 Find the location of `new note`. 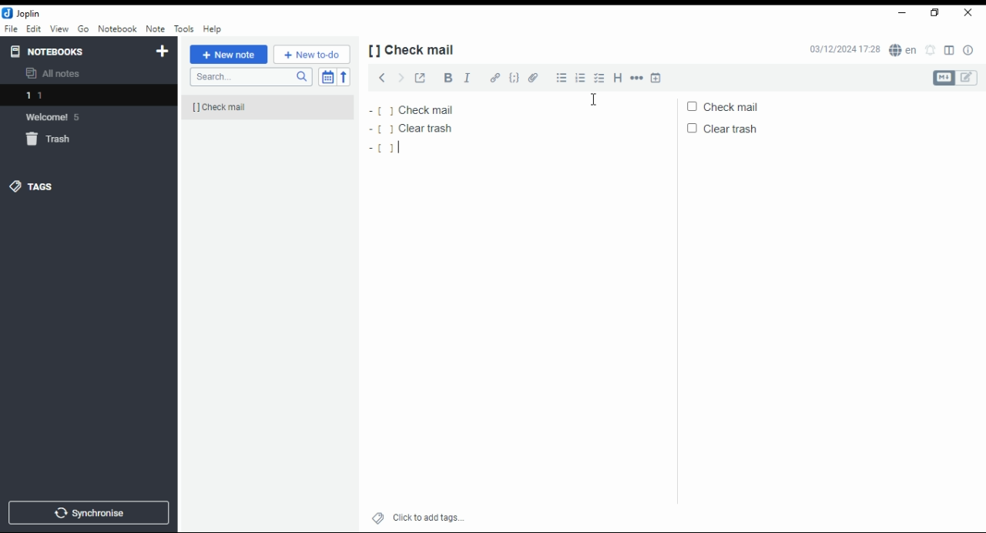

new note is located at coordinates (229, 55).